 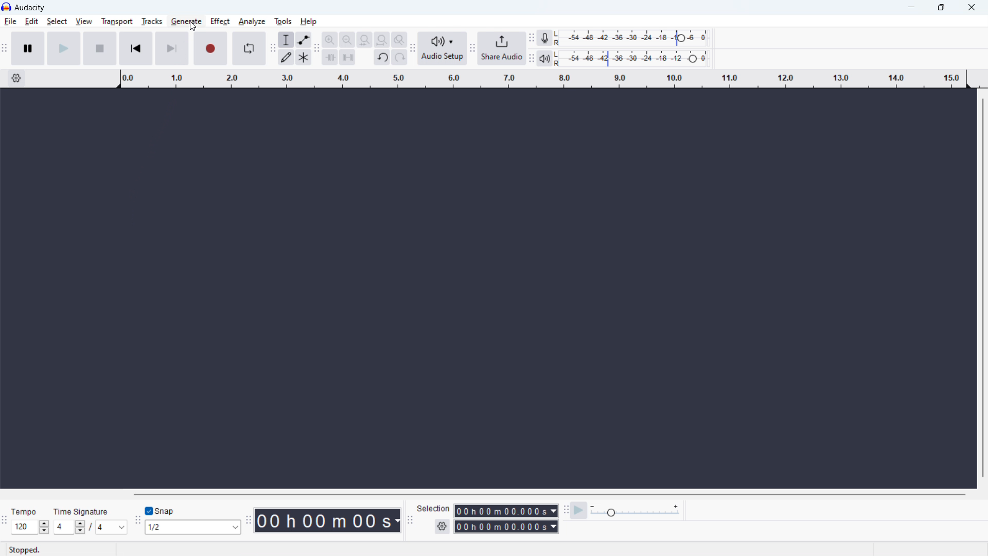 What do you see at coordinates (531, 59) in the screenshot?
I see `playback meter toolbar` at bounding box center [531, 59].